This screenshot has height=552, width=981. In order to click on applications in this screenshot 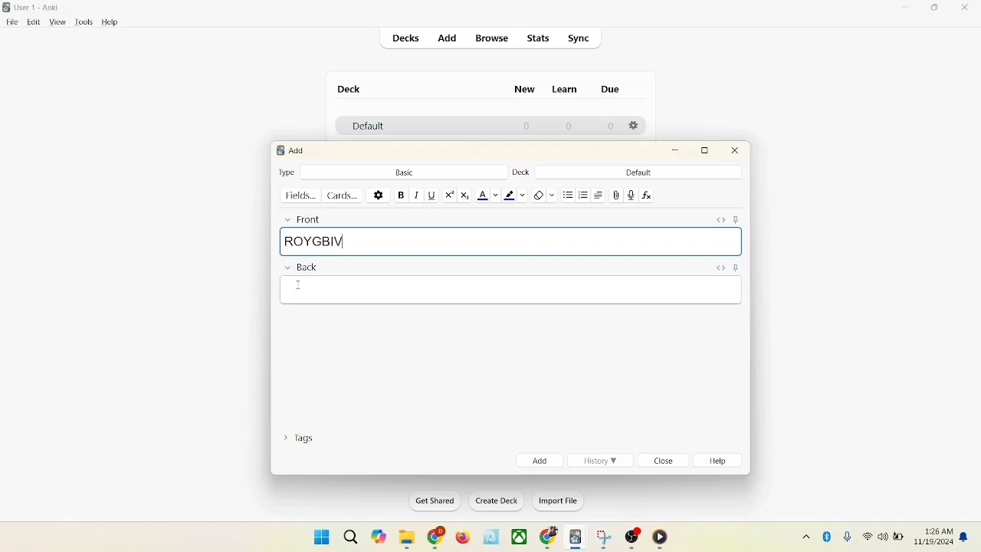, I will do `click(520, 537)`.